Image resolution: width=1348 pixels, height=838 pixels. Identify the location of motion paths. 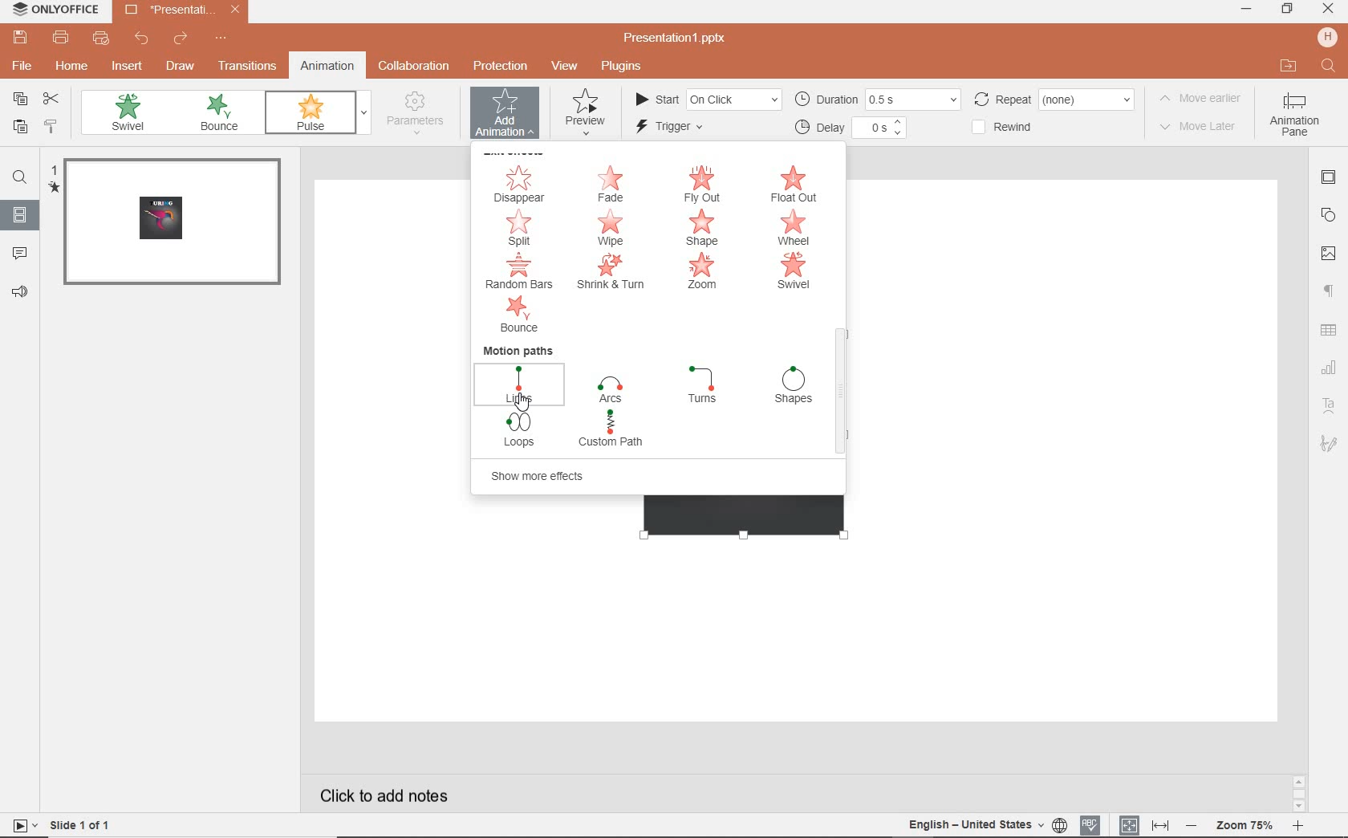
(518, 350).